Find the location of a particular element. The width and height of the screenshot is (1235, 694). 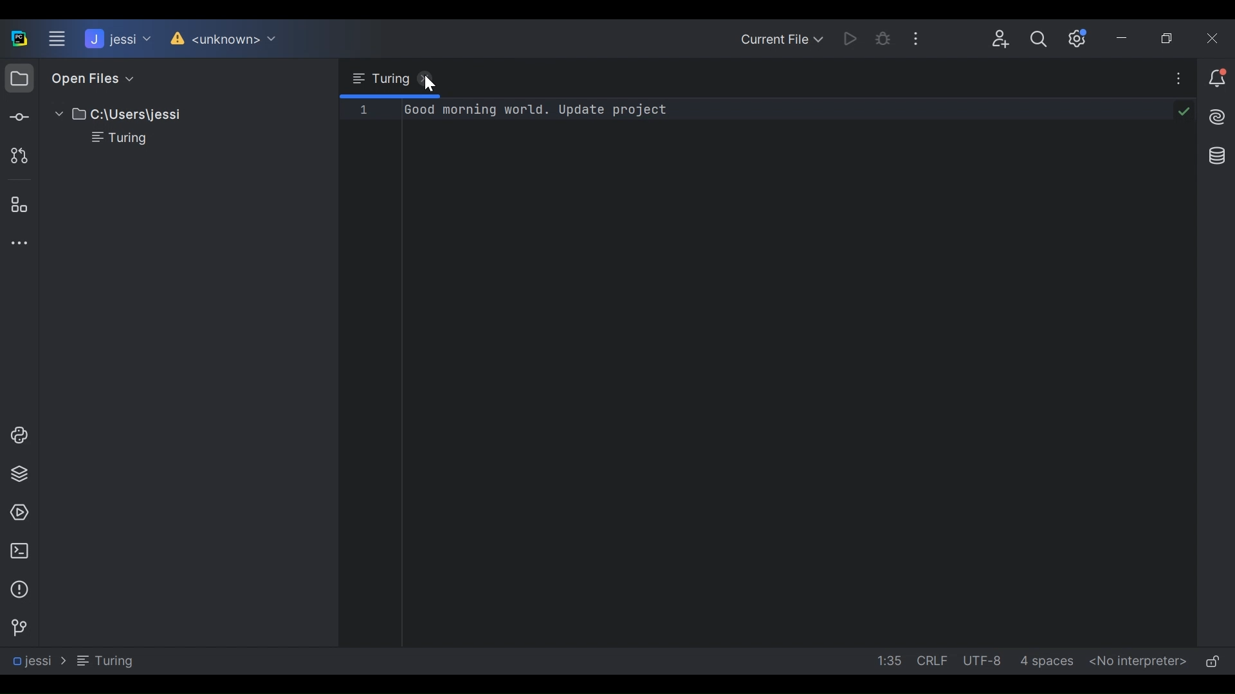

Version Control is located at coordinates (220, 39).